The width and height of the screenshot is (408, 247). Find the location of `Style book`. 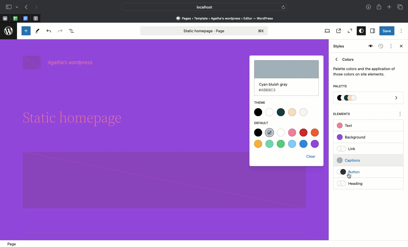

Style book is located at coordinates (370, 46).